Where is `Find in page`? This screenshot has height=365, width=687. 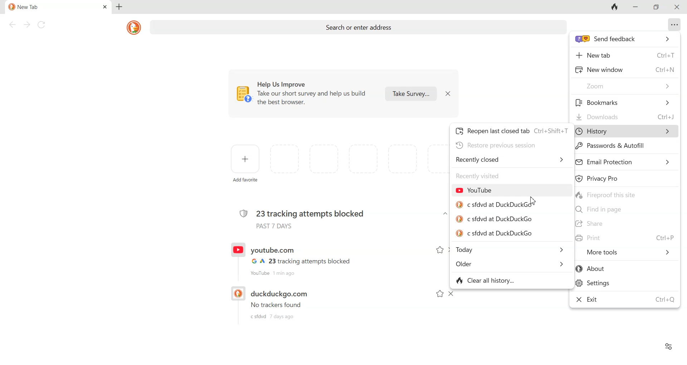 Find in page is located at coordinates (625, 210).